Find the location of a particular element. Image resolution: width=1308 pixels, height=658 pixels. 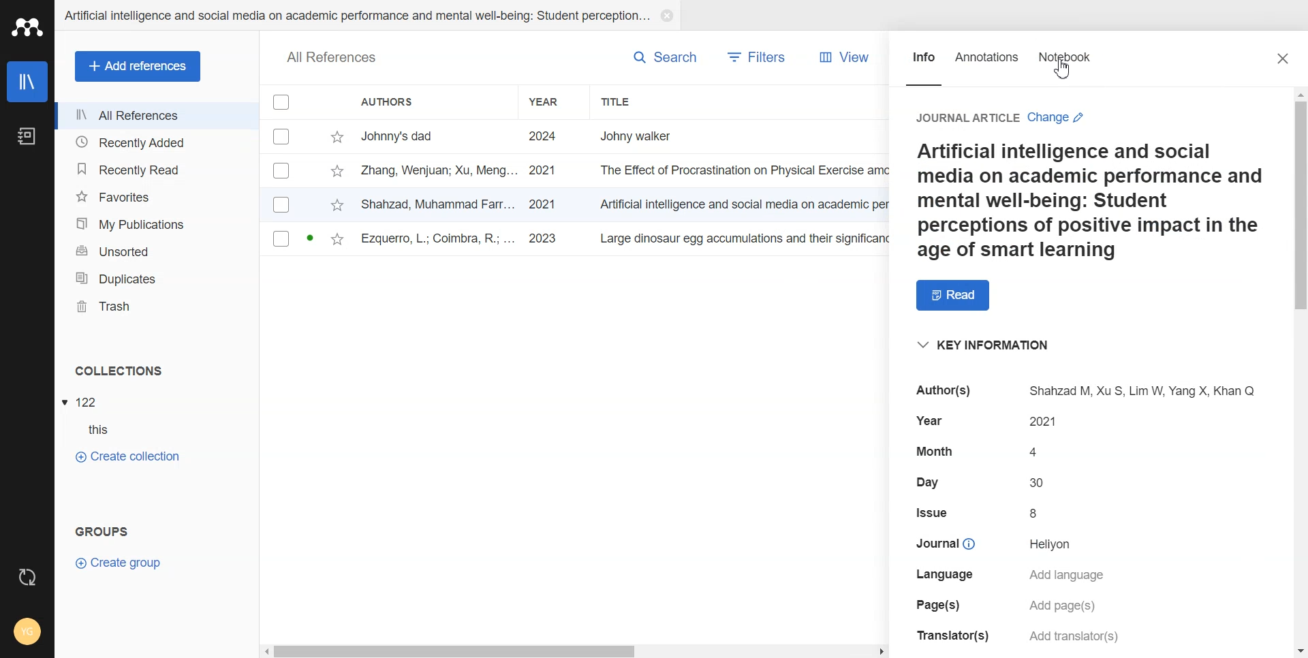

star is located at coordinates (337, 206).